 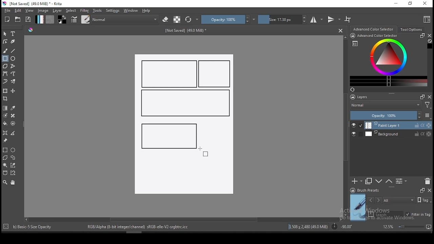 What do you see at coordinates (429, 190) in the screenshot?
I see `close docker` at bounding box center [429, 190].